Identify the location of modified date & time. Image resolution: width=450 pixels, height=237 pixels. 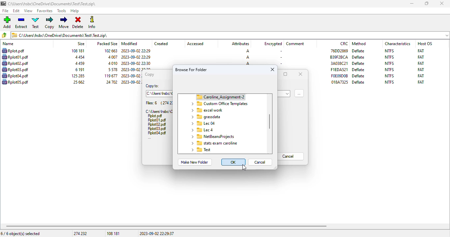
(136, 69).